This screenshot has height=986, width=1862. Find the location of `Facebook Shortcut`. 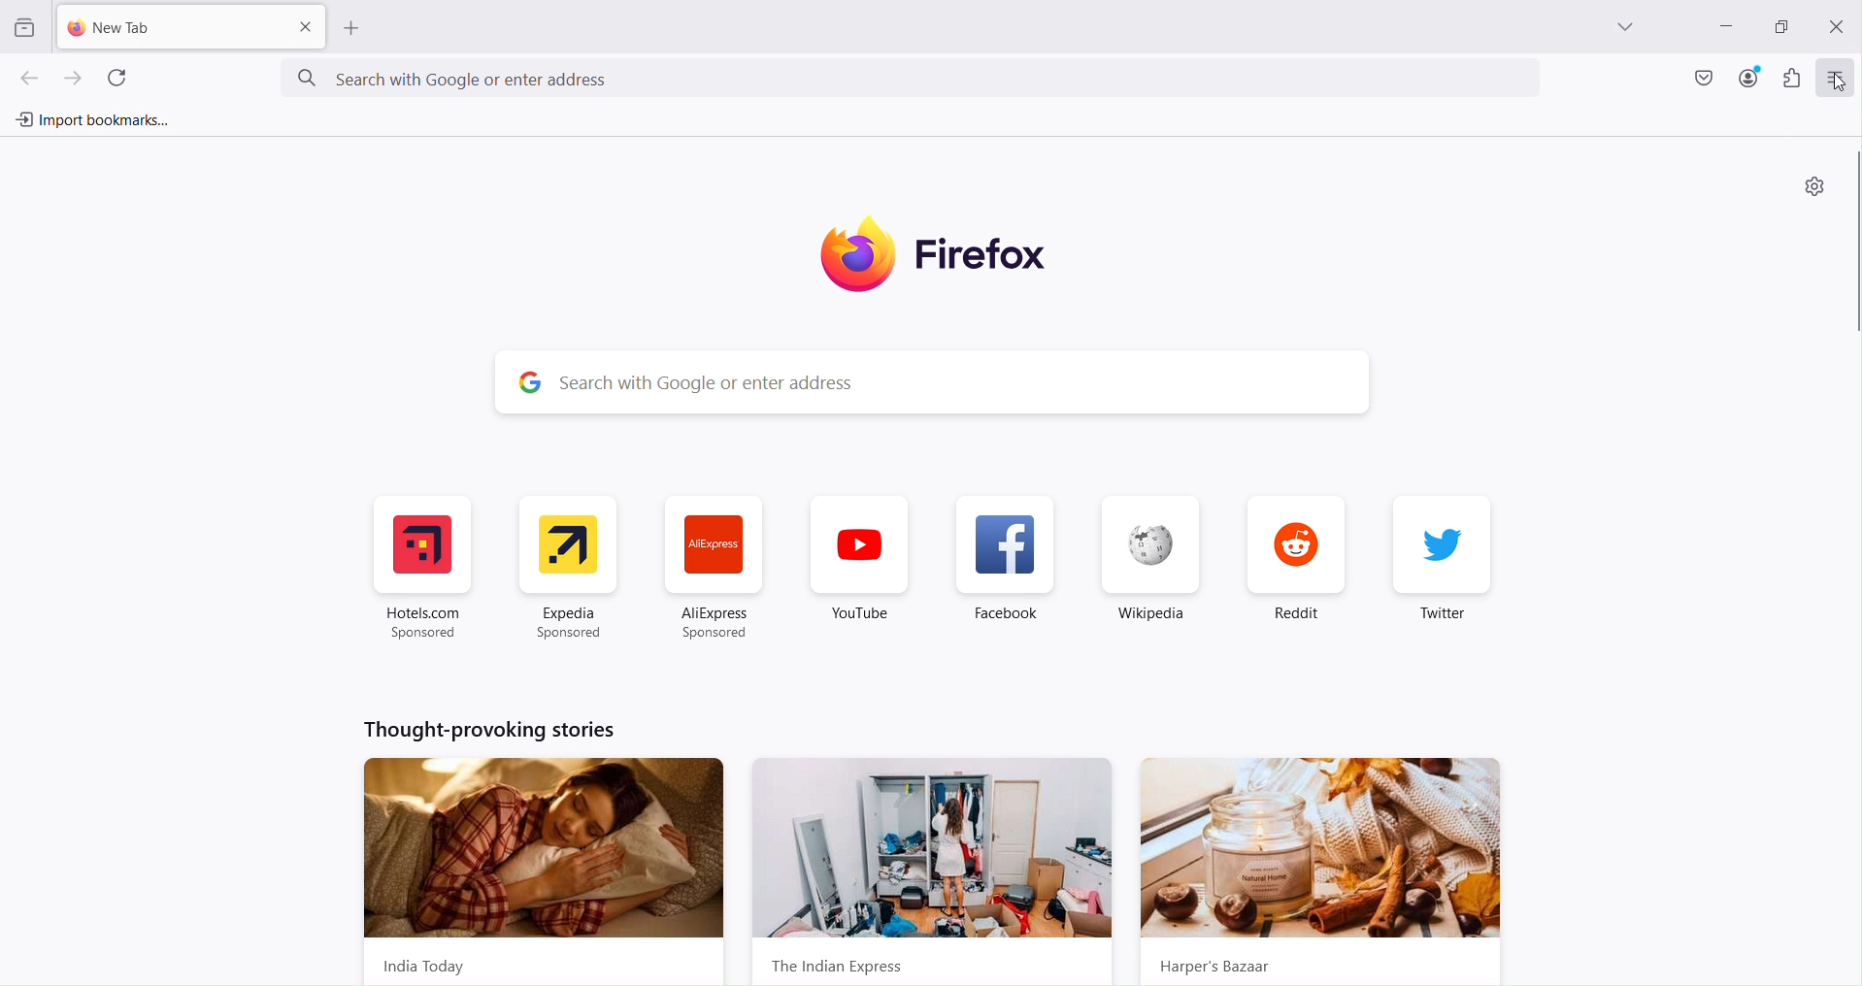

Facebook Shortcut is located at coordinates (1009, 571).